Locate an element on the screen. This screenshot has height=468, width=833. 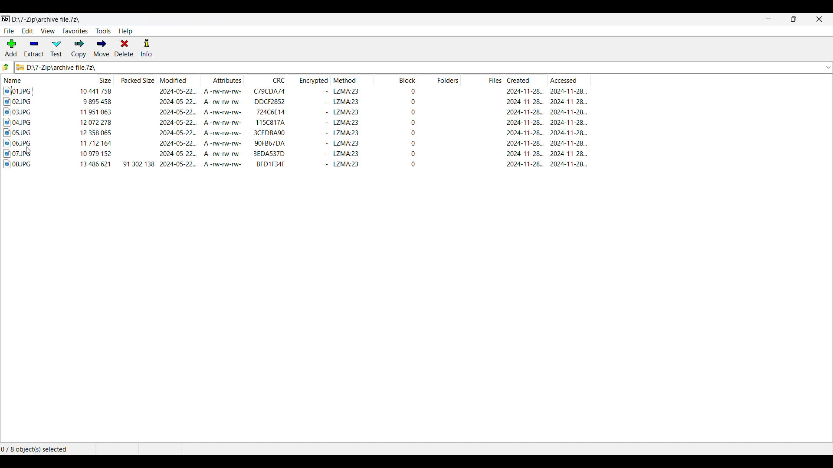
View menu is located at coordinates (48, 31).